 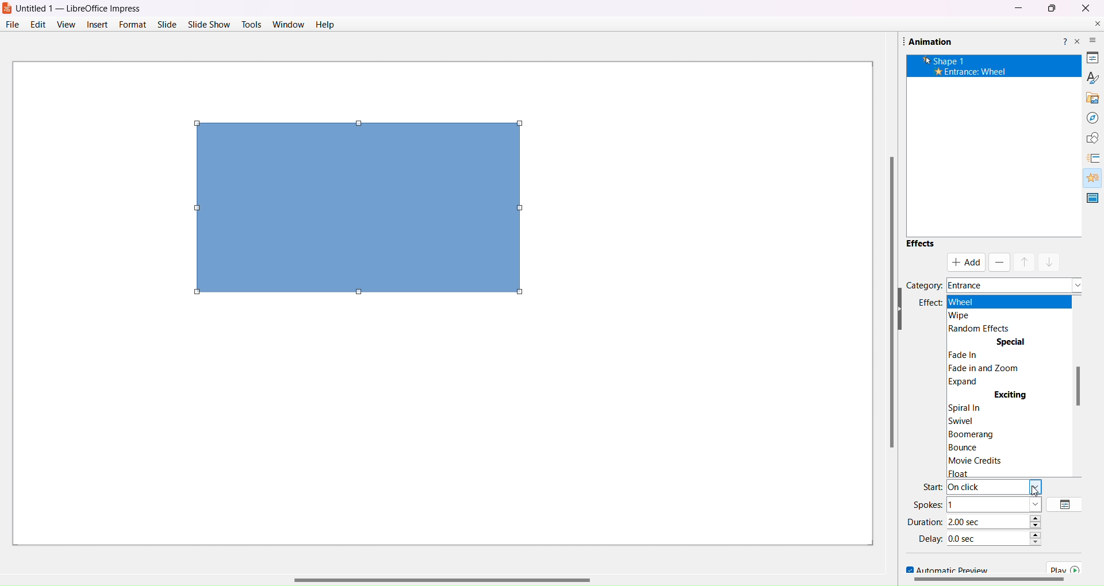 I want to click on Help, so click(x=1063, y=39).